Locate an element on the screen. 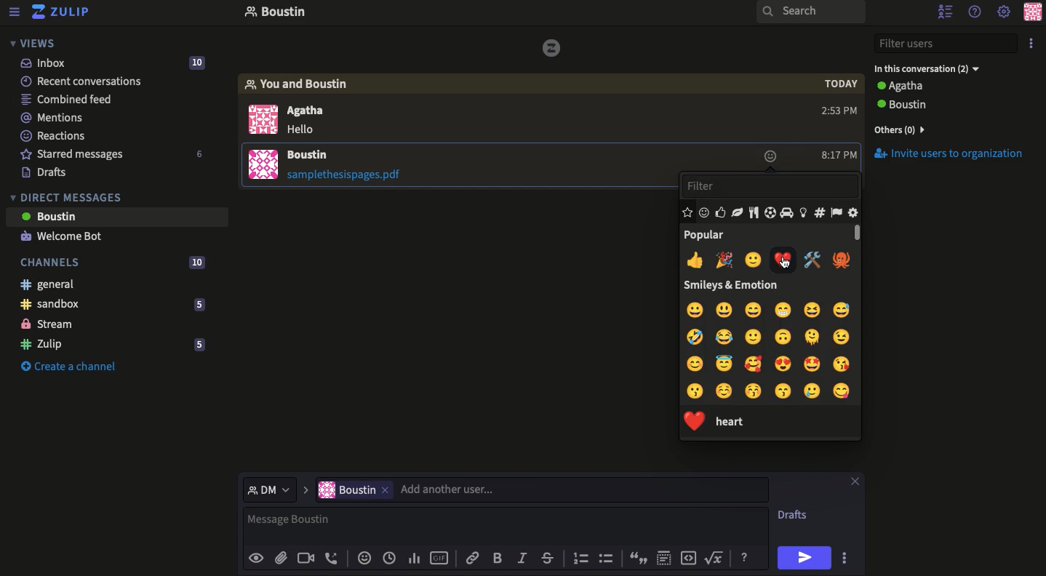 The height and width of the screenshot is (576, 1046). star struck is located at coordinates (813, 364).